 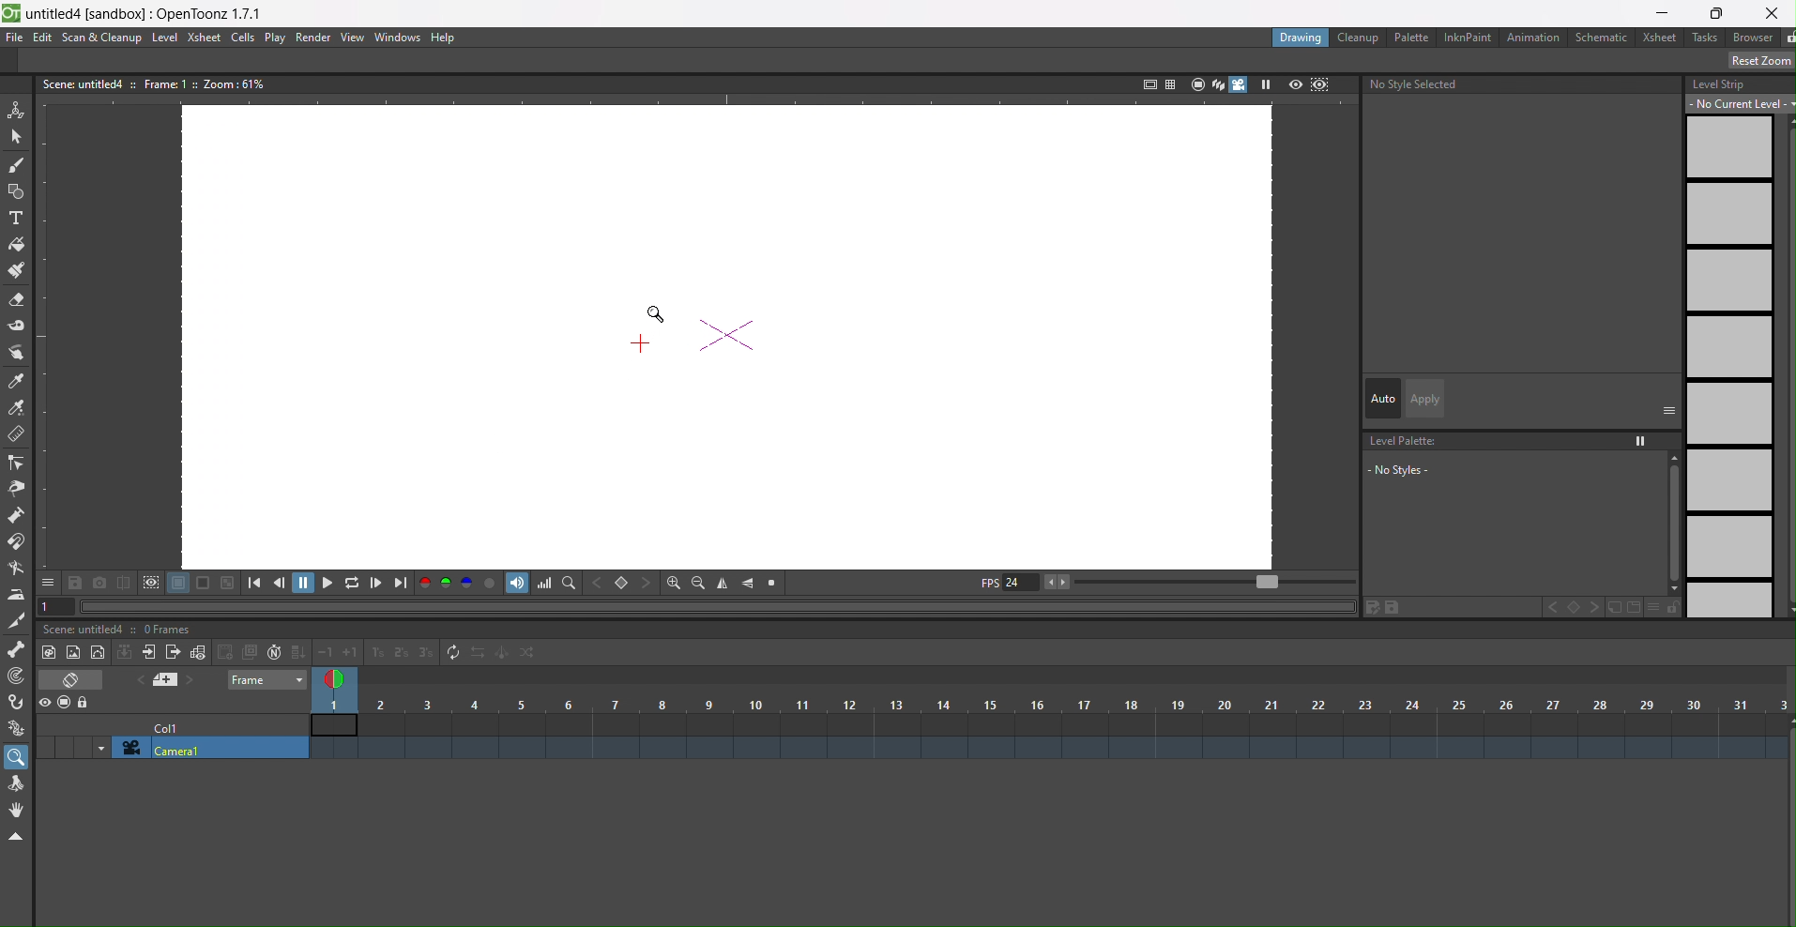 What do you see at coordinates (399, 38) in the screenshot?
I see `windows` at bounding box center [399, 38].